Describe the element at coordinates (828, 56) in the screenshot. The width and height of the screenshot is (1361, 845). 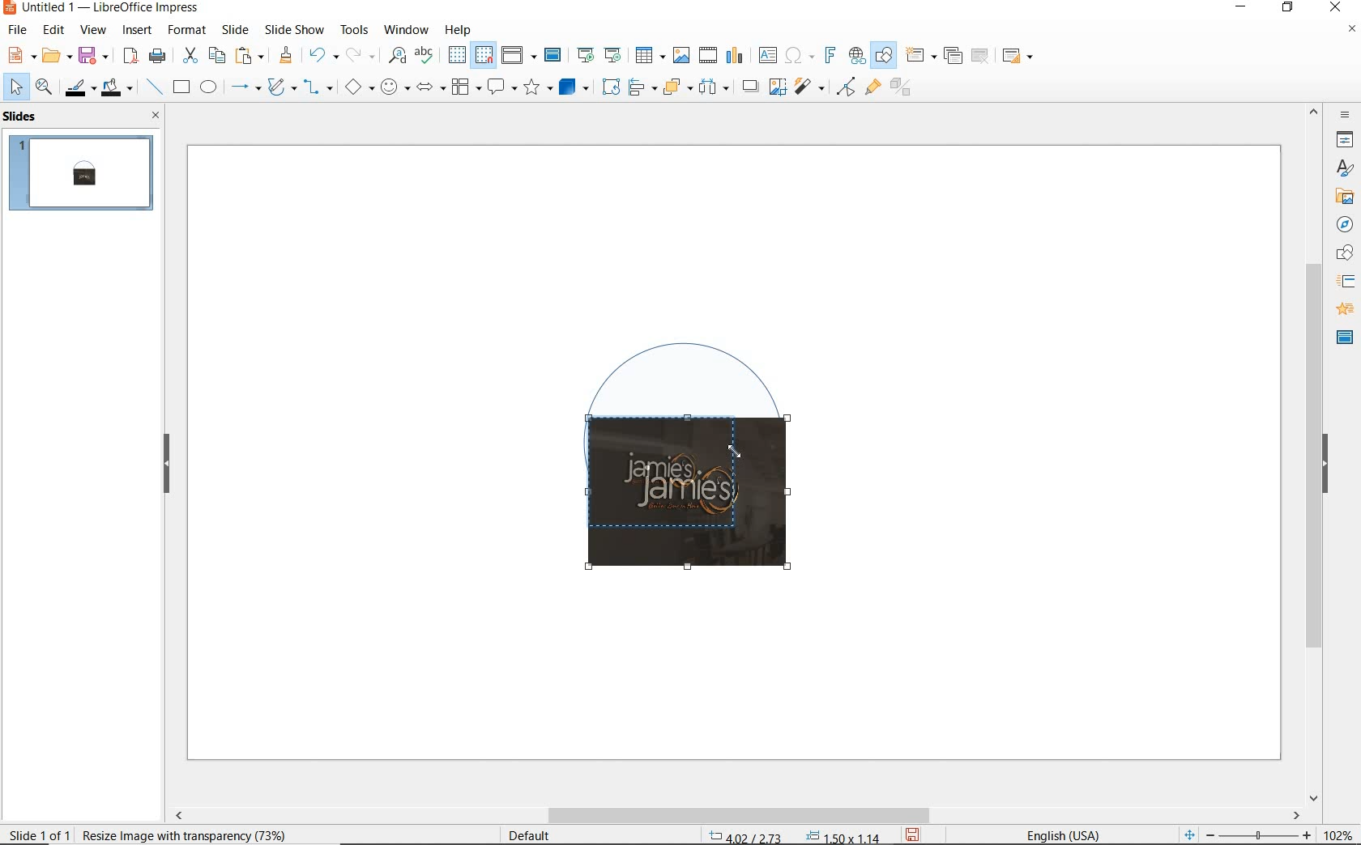
I see `insert fontwork text` at that location.